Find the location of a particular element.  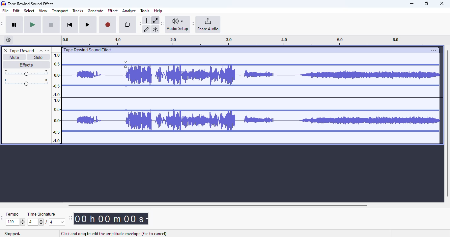

skip to start is located at coordinates (69, 25).